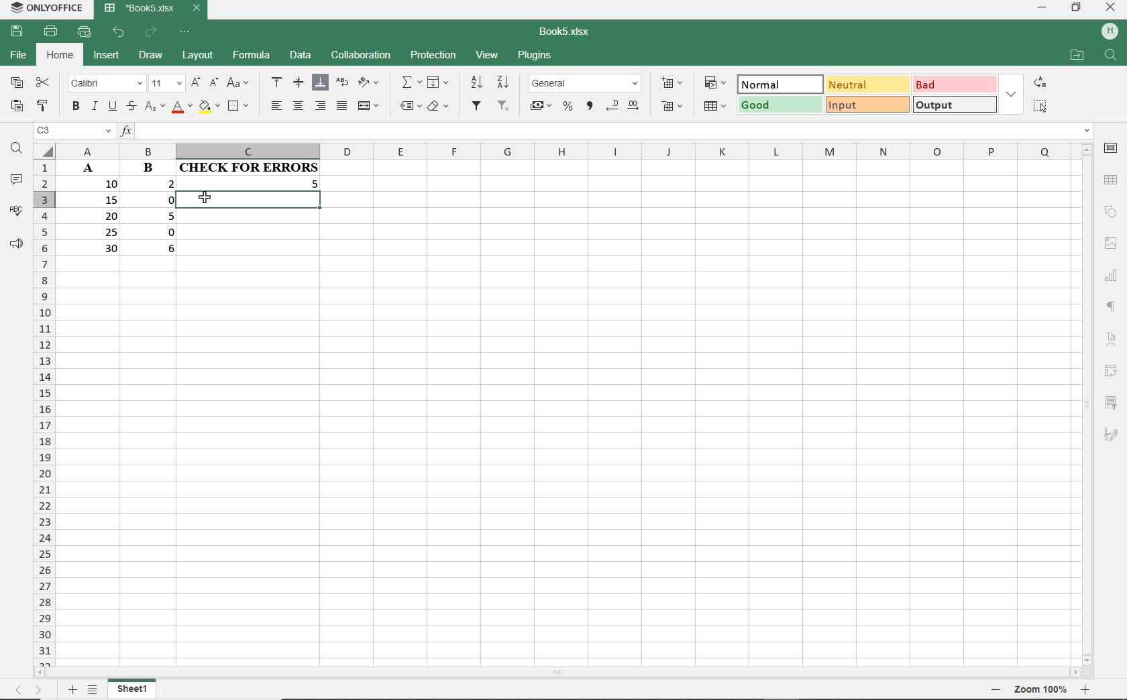 The width and height of the screenshot is (1127, 700). I want to click on MINIMIZE, so click(1042, 8).